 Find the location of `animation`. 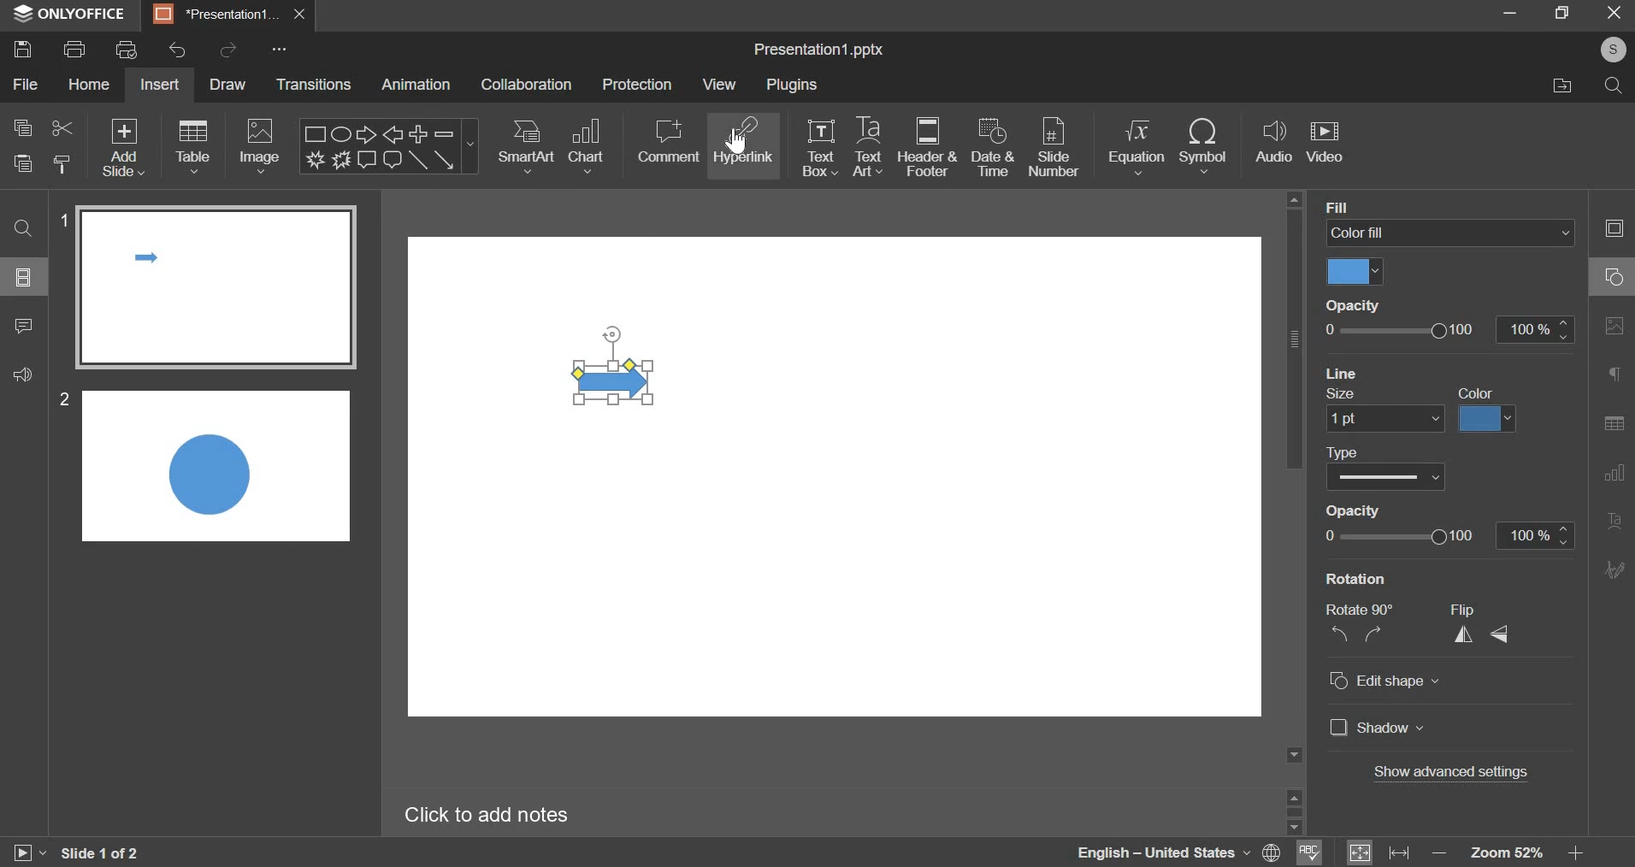

animation is located at coordinates (416, 84).